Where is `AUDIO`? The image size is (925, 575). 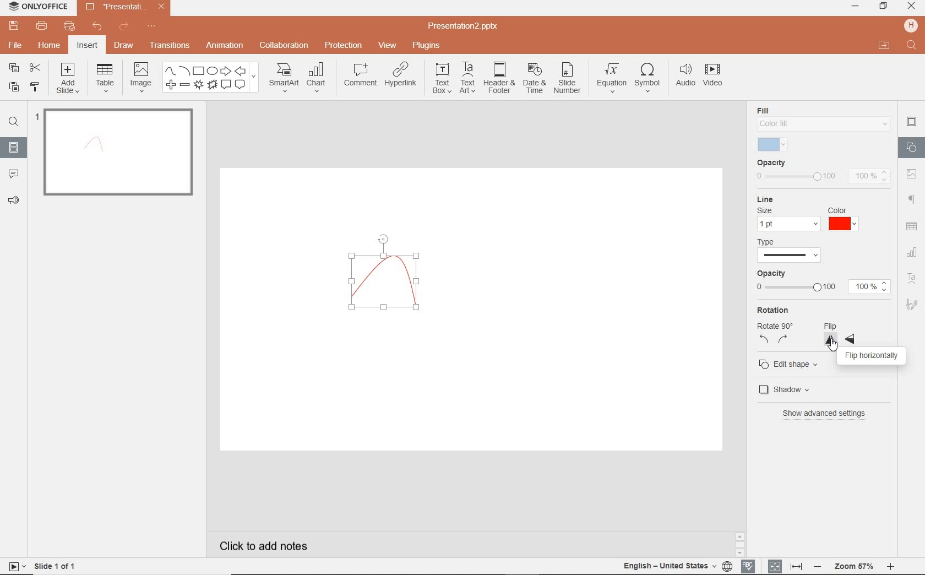
AUDIO is located at coordinates (686, 75).